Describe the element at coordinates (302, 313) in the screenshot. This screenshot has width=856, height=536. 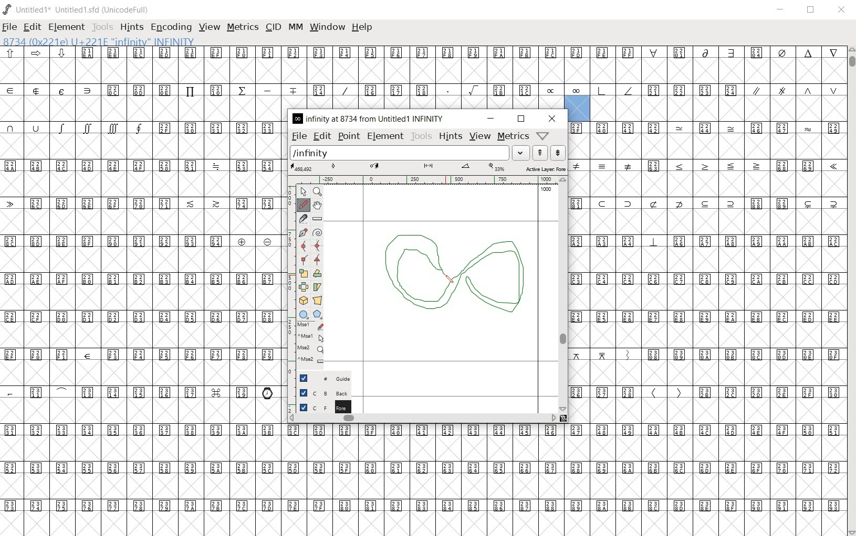
I see `rectangle or ellipse` at that location.